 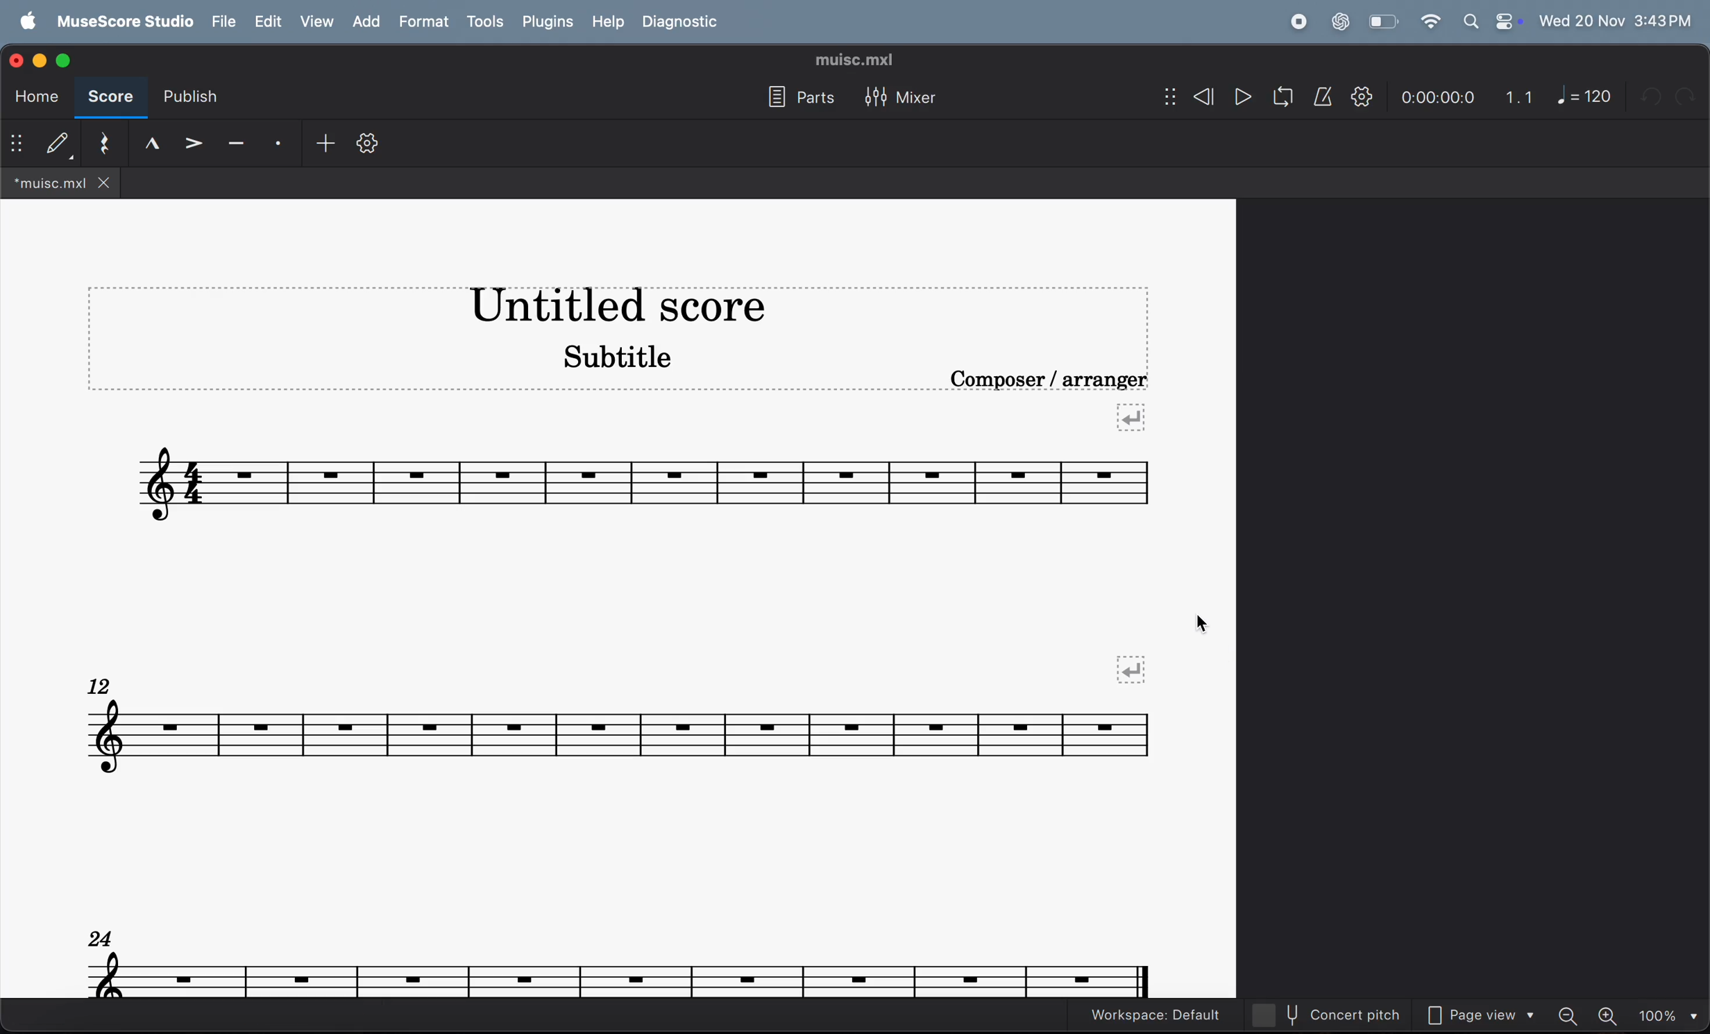 What do you see at coordinates (193, 140) in the screenshot?
I see `accent` at bounding box center [193, 140].